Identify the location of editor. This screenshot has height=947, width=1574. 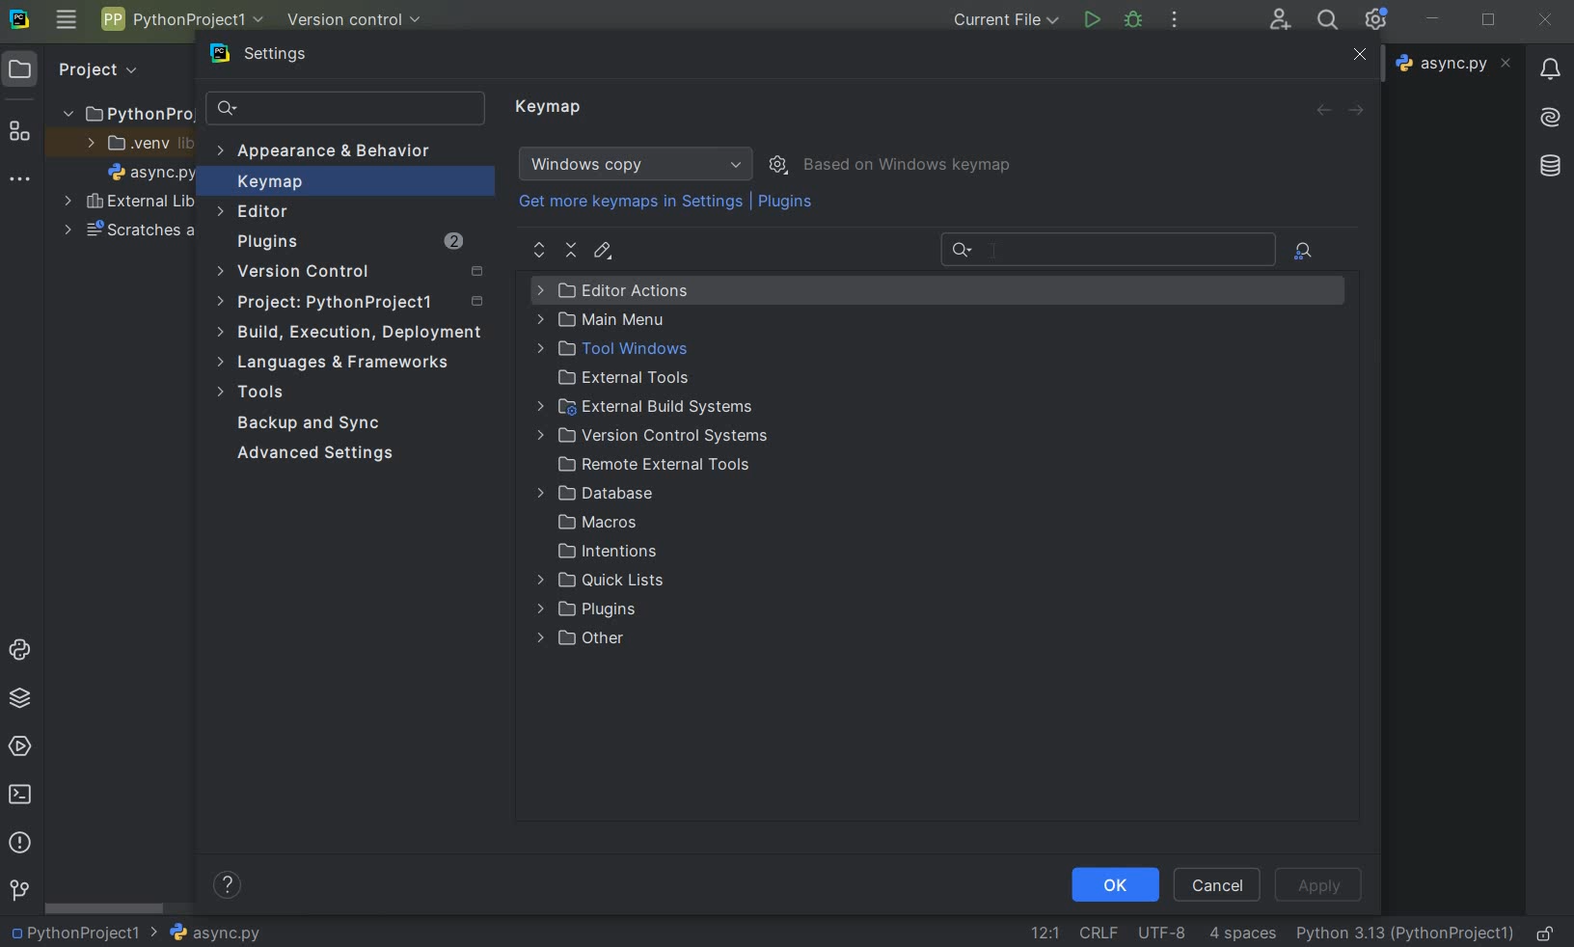
(255, 211).